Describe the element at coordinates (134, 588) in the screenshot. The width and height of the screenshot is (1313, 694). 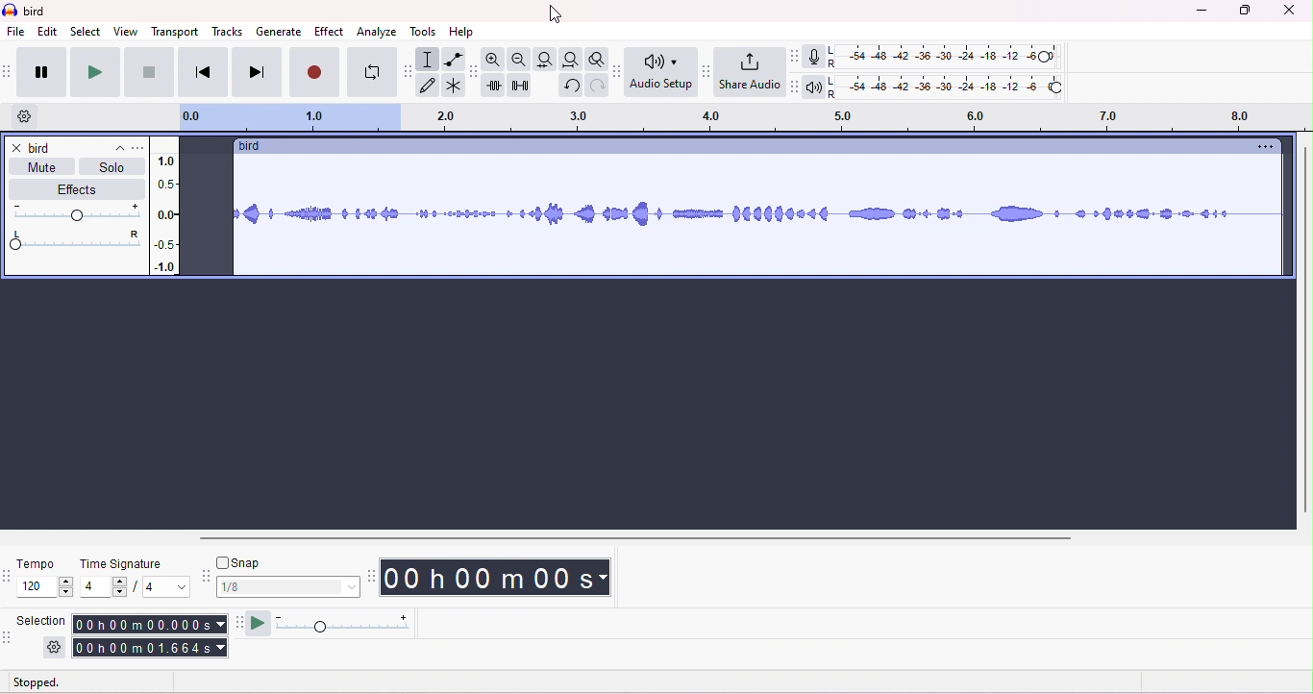
I see `select time signature` at that location.